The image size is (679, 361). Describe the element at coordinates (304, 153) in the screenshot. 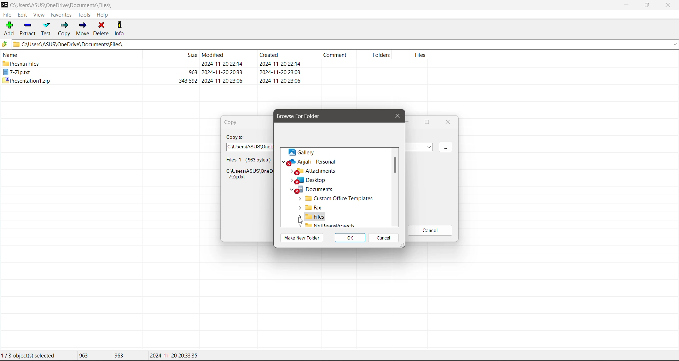

I see `Gallery` at that location.